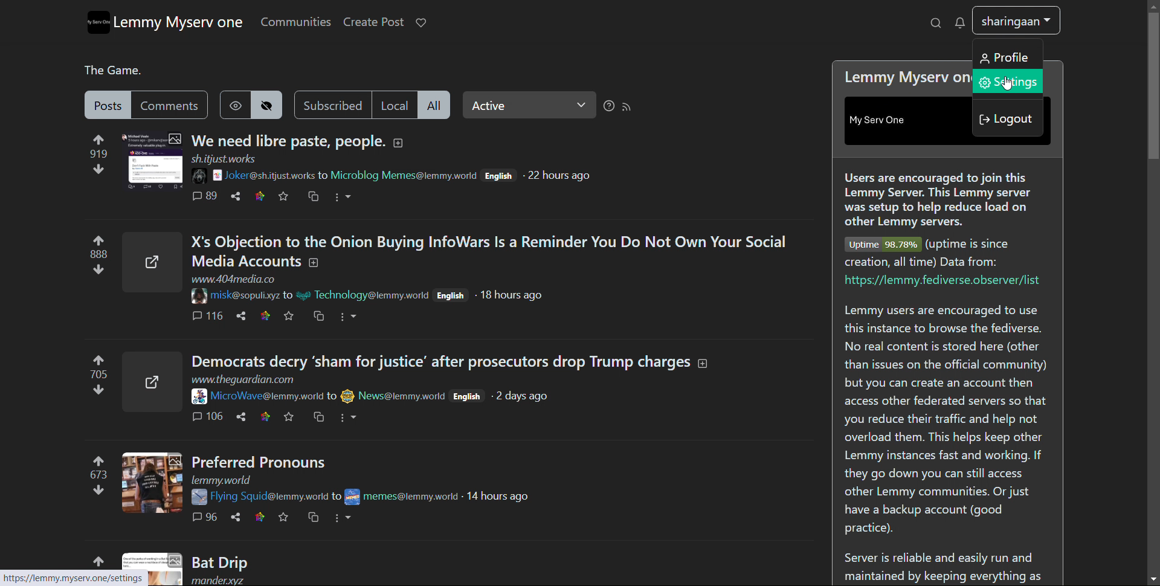 This screenshot has height=586, width=1160. What do you see at coordinates (65, 578) in the screenshot?
I see `URL` at bounding box center [65, 578].